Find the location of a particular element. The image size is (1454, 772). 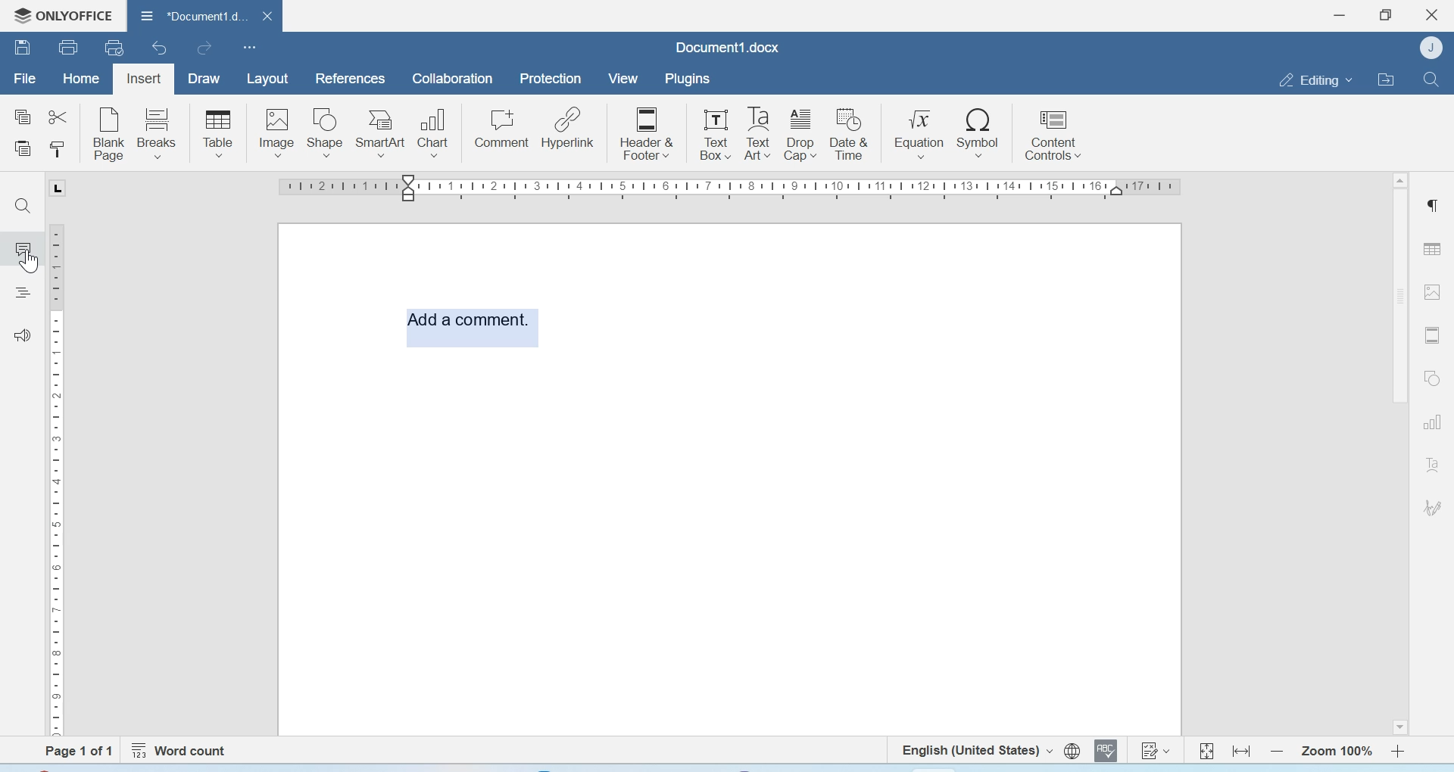

Scrollbar is located at coordinates (1399, 452).